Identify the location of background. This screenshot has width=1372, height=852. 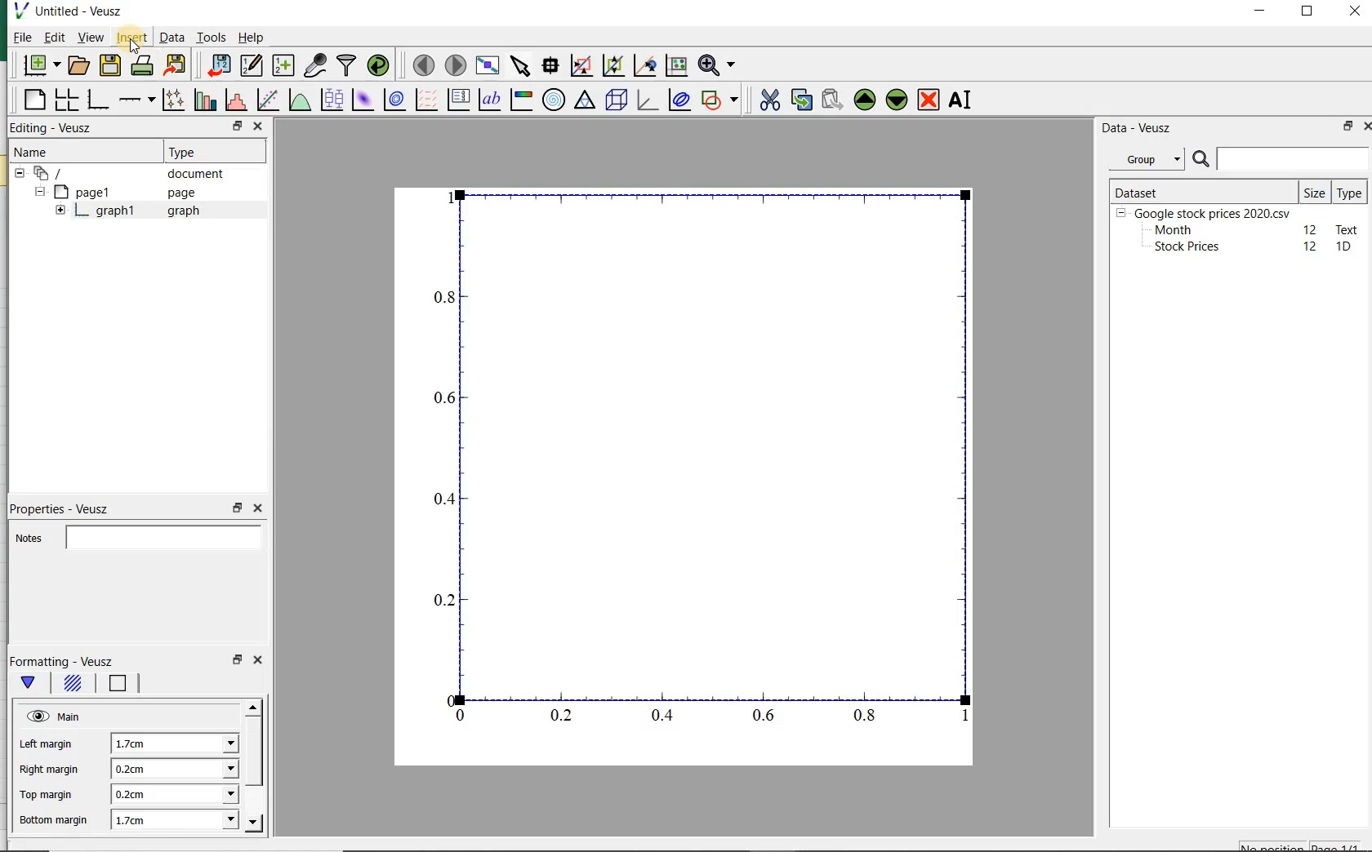
(73, 686).